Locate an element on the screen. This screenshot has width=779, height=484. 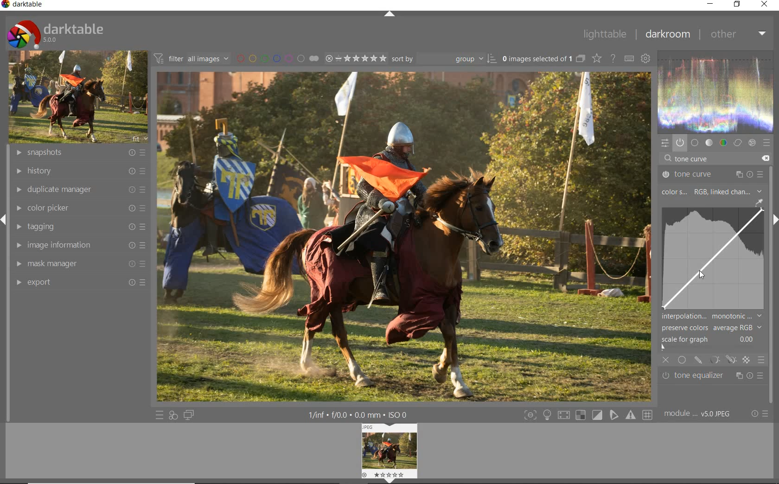
interpolation is located at coordinates (712, 316).